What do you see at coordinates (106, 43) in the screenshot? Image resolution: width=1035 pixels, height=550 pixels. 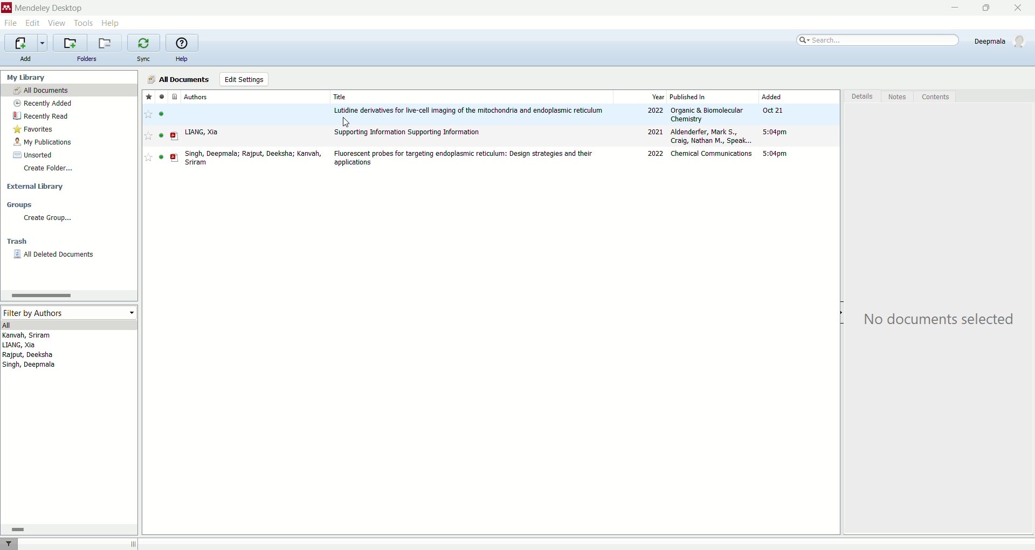 I see `remove current folder` at bounding box center [106, 43].